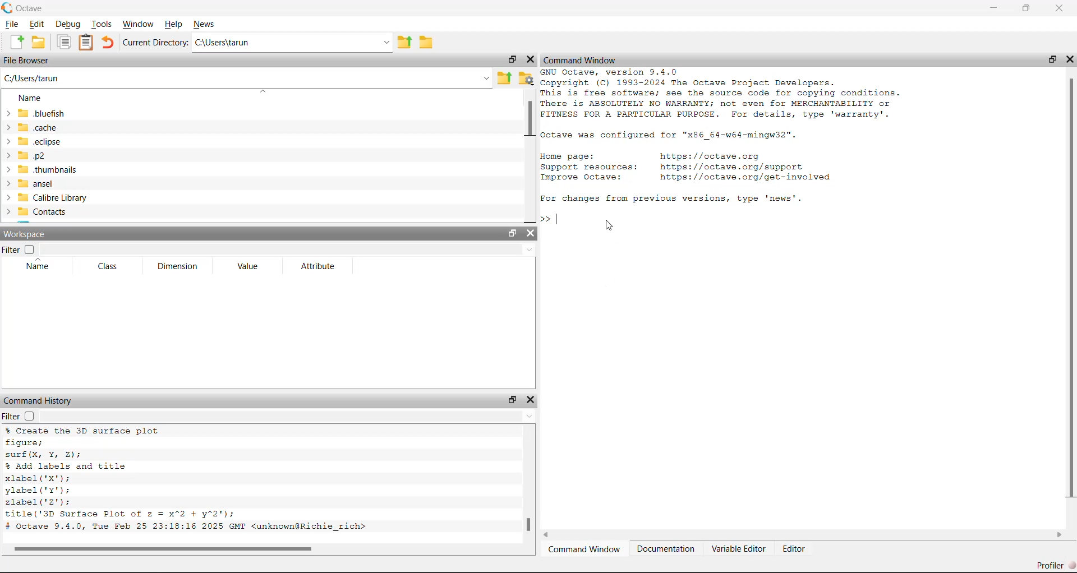 The width and height of the screenshot is (1077, 573). What do you see at coordinates (25, 155) in the screenshot?
I see `p2` at bounding box center [25, 155].